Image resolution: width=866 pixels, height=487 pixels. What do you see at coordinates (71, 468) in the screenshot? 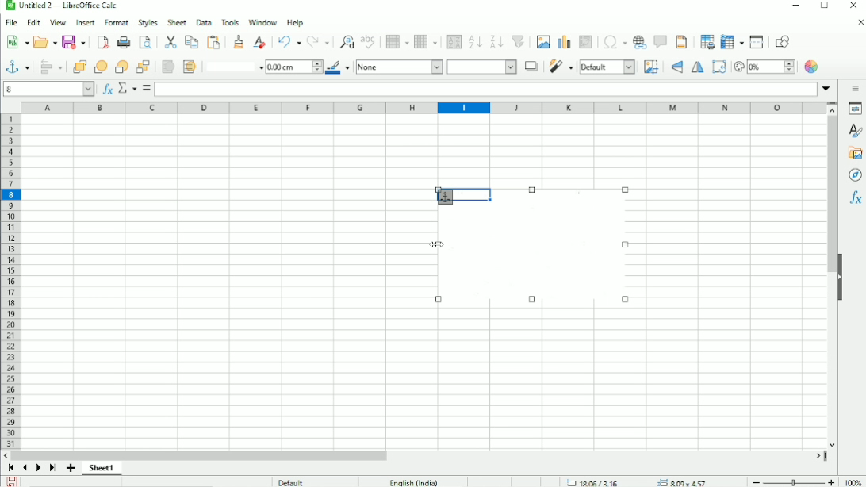
I see `Add sheet` at bounding box center [71, 468].